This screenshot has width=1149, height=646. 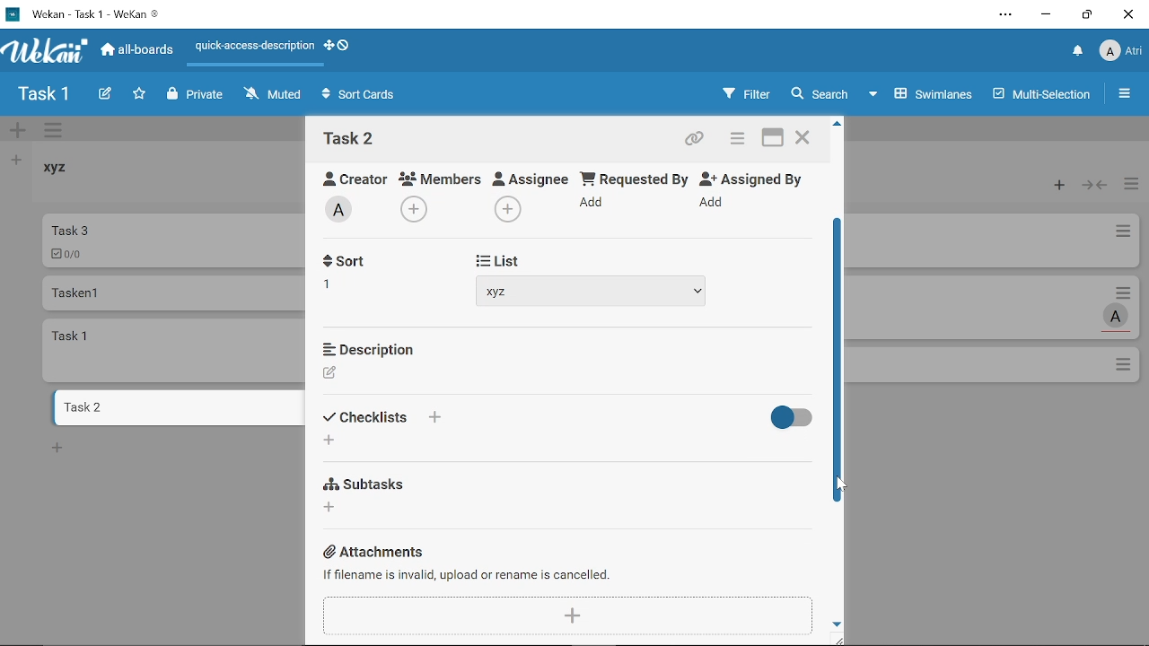 I want to click on Sort Cards, so click(x=363, y=96).